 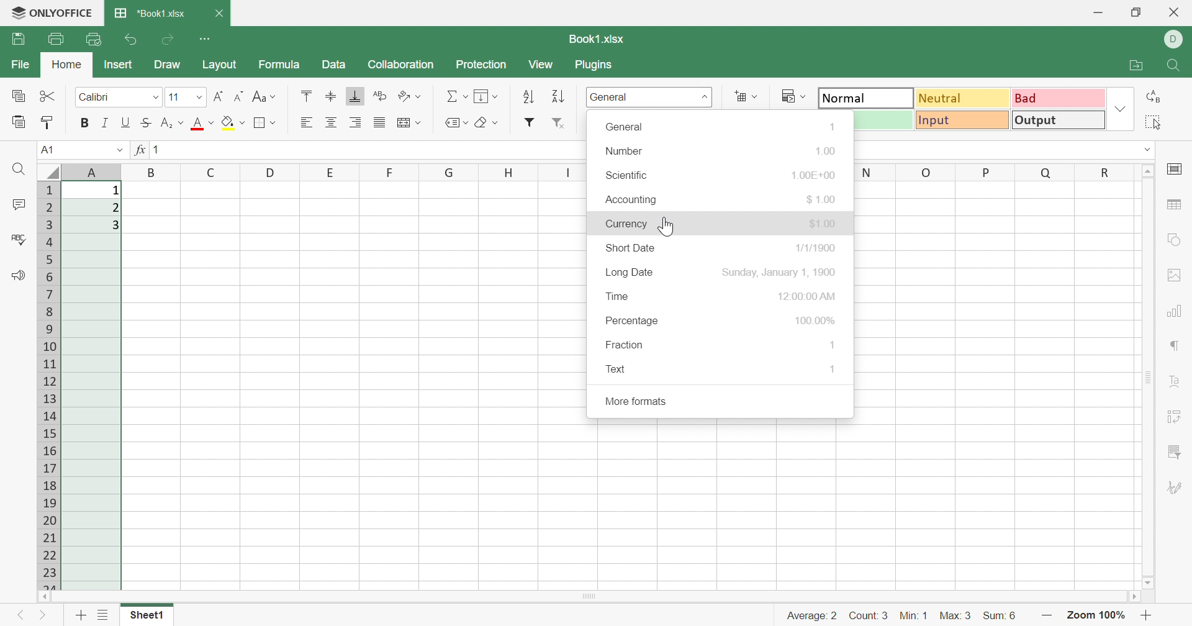 What do you see at coordinates (45, 149) in the screenshot?
I see `A1` at bounding box center [45, 149].